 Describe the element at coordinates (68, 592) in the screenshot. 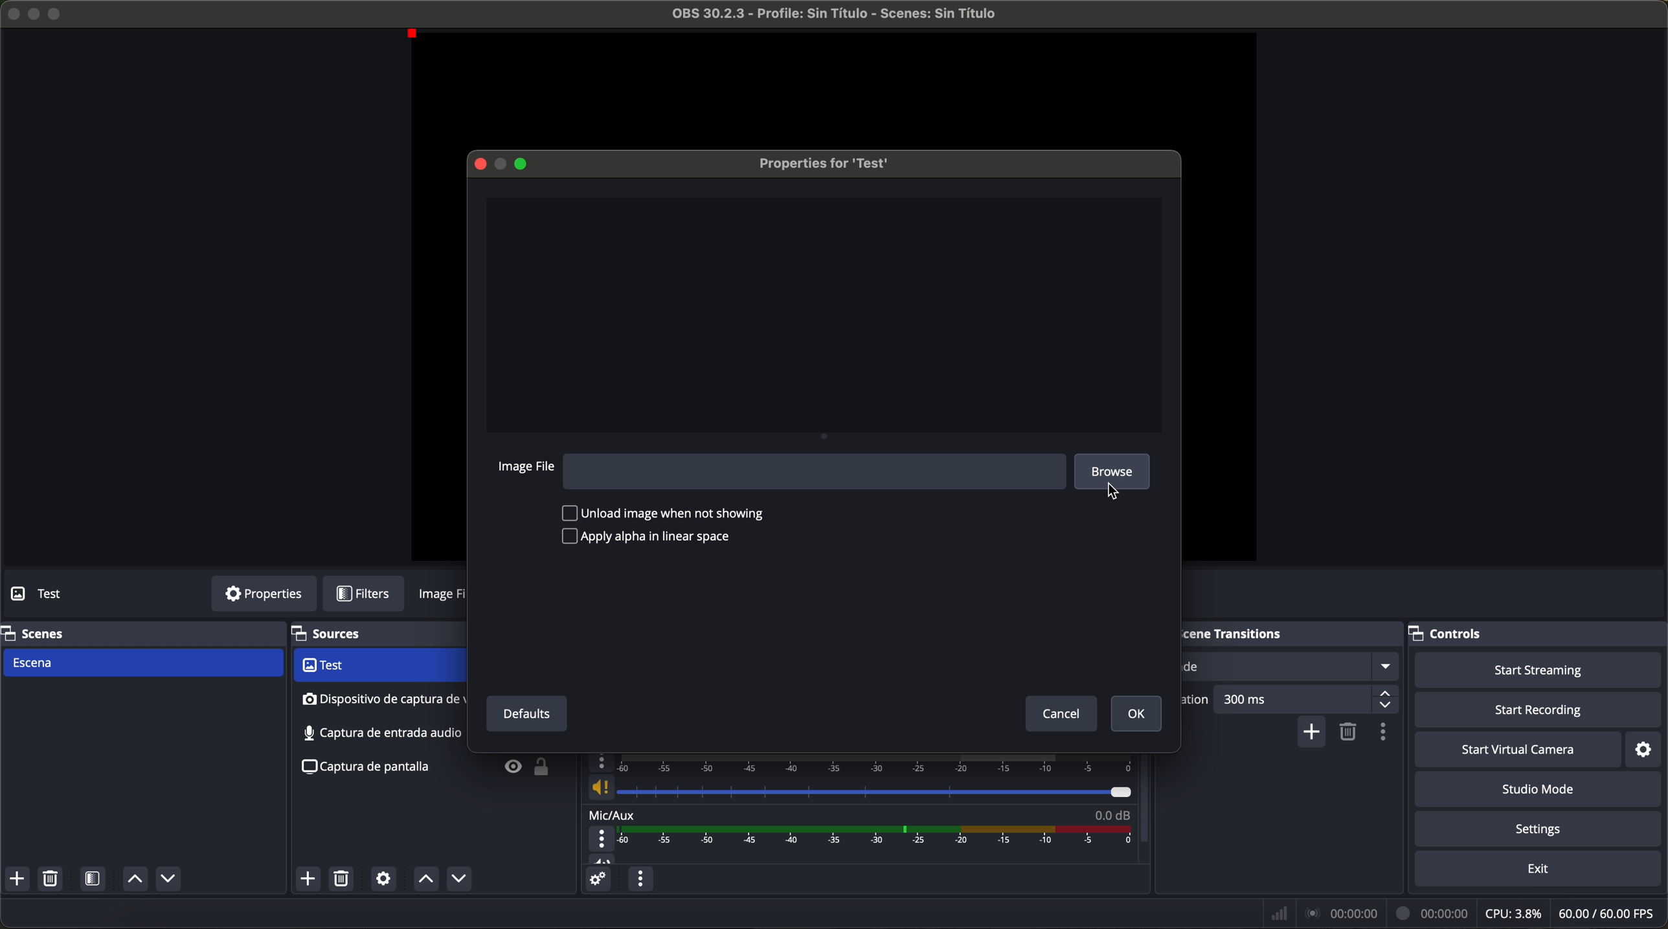

I see `no source selected` at that location.